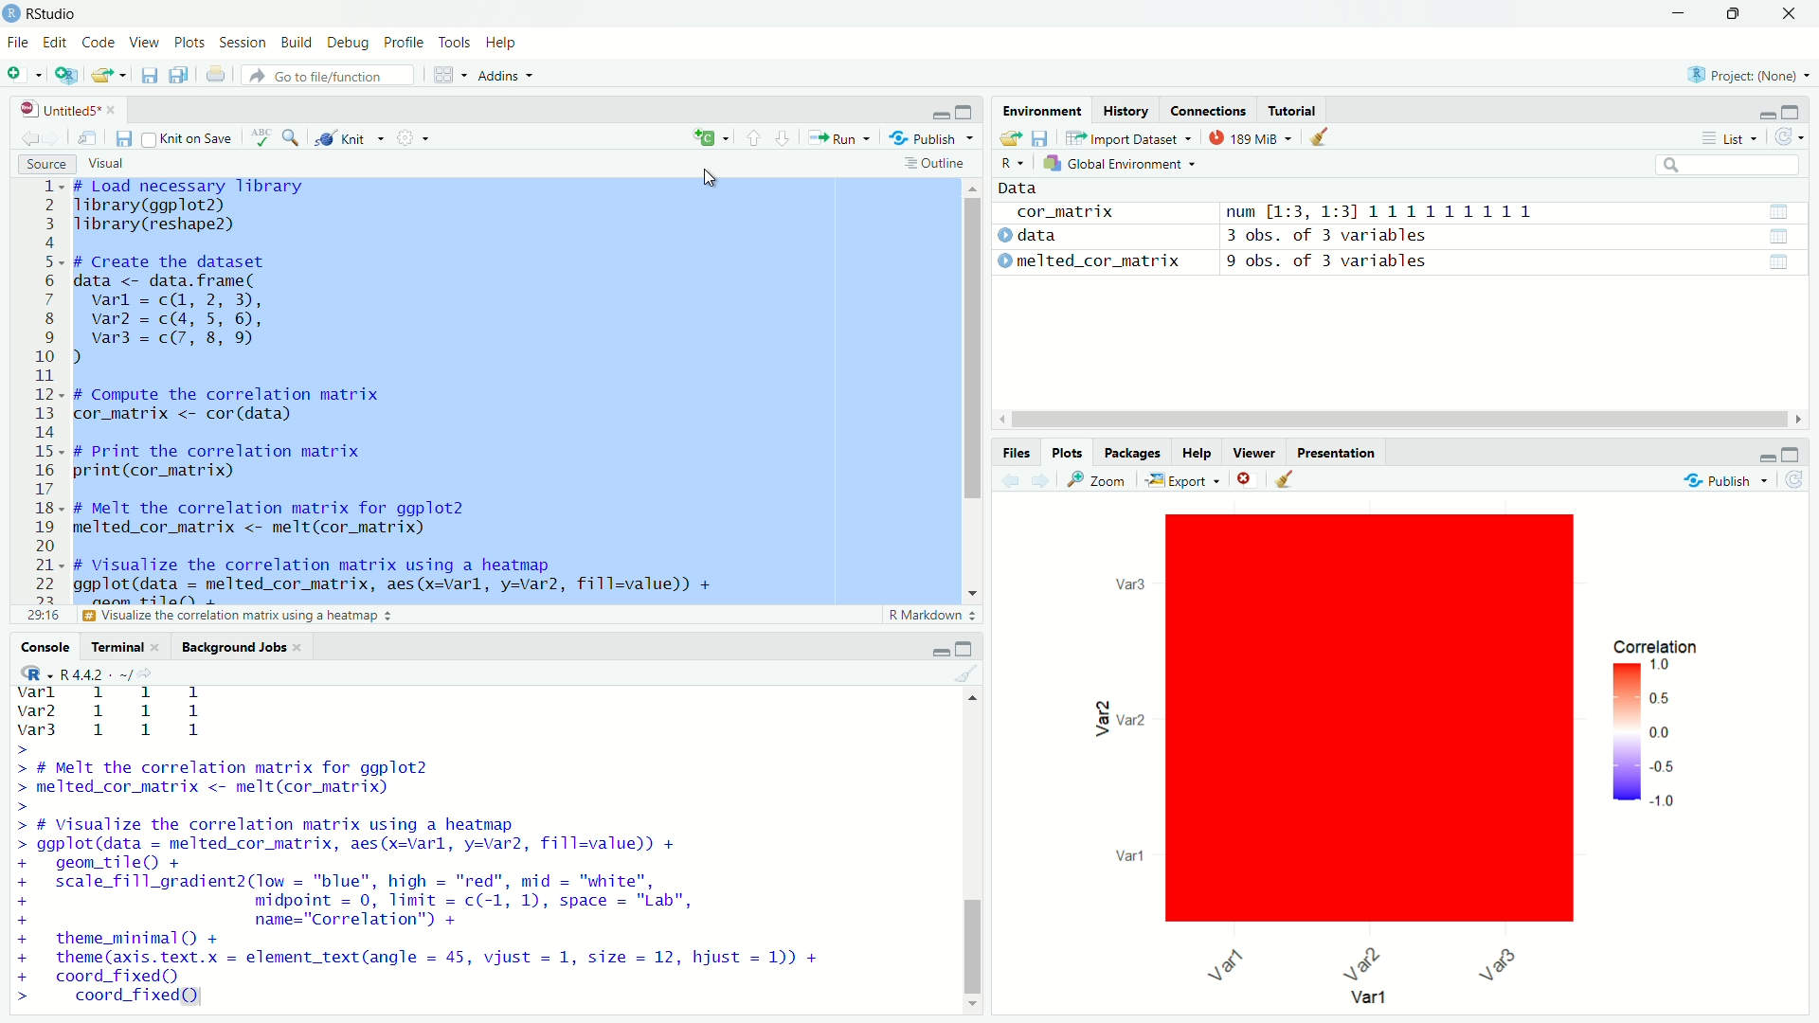 The image size is (1819, 1023). I want to click on refresh, so click(1797, 478).